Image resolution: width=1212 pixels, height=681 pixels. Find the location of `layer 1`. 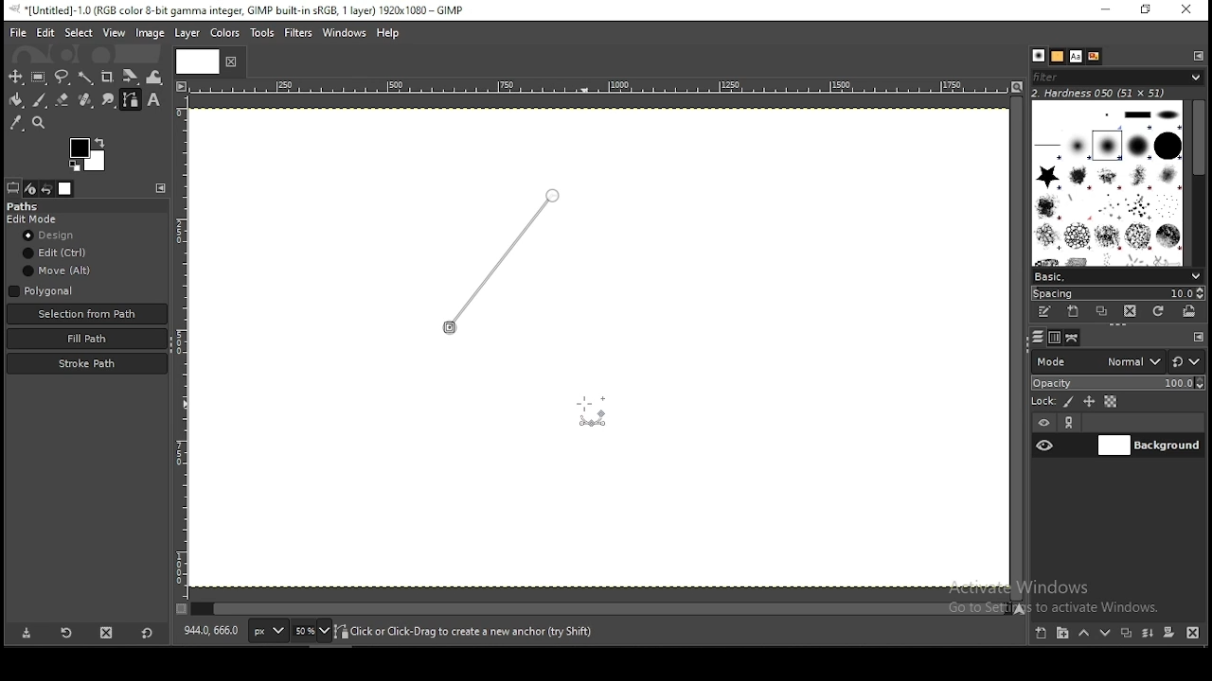

layer 1 is located at coordinates (1149, 445).